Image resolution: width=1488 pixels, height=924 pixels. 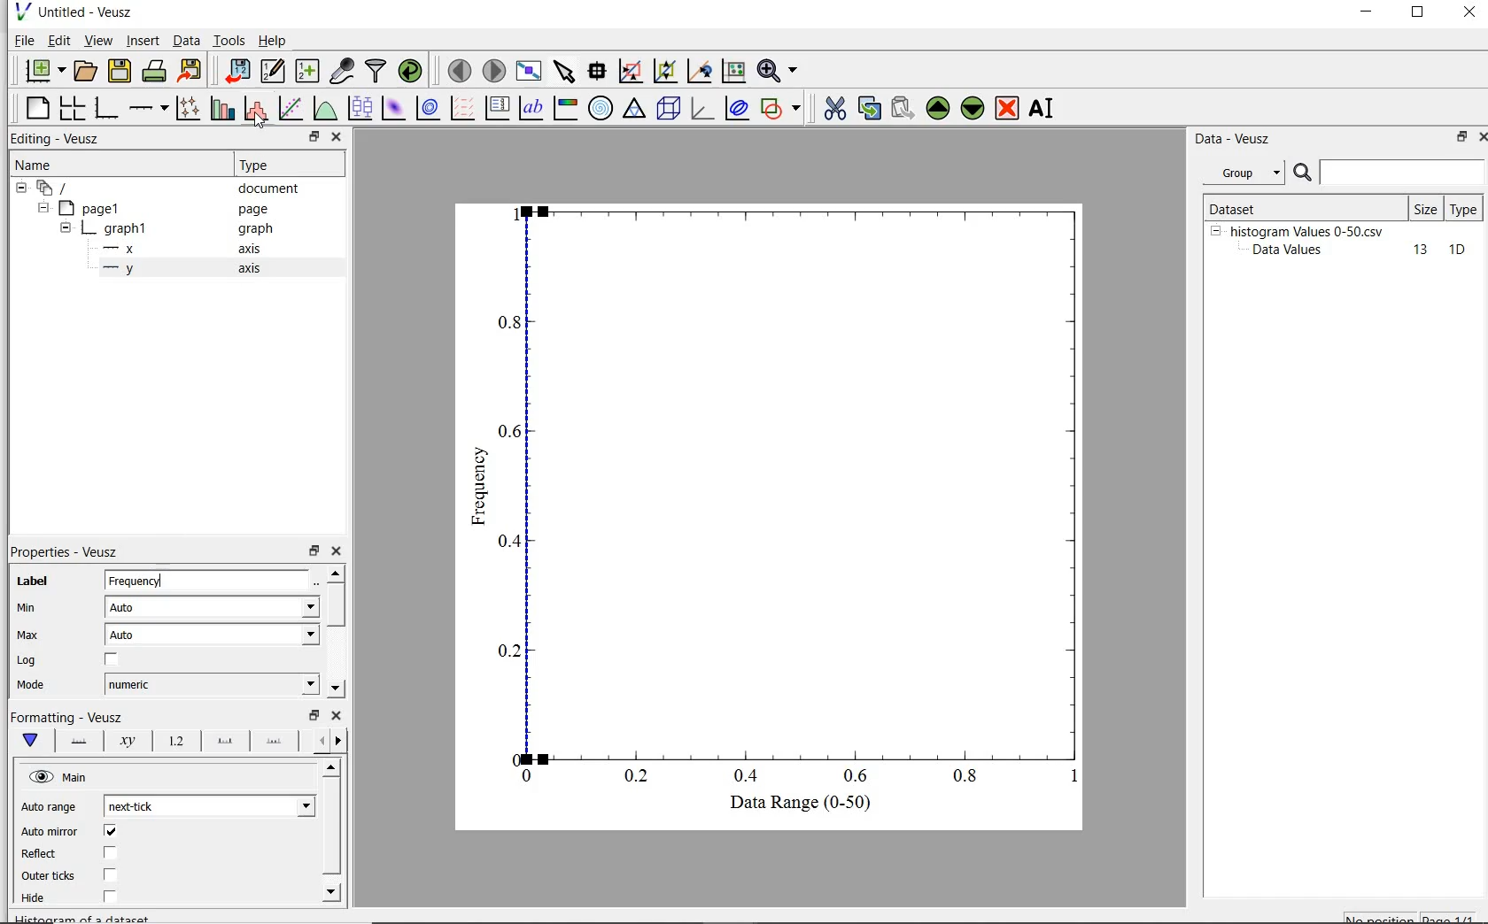 I want to click on view plot fullscreen, so click(x=529, y=69).